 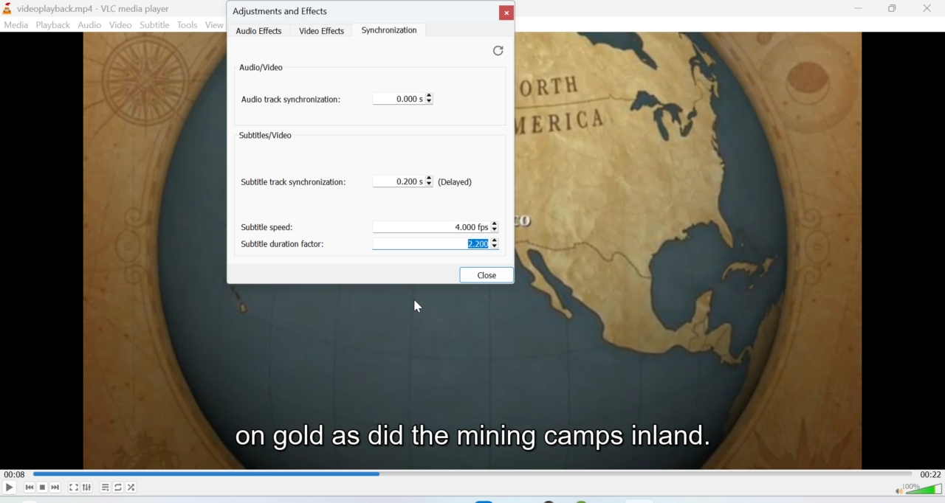 What do you see at coordinates (282, 10) in the screenshot?
I see `Adjustments and Effects` at bounding box center [282, 10].